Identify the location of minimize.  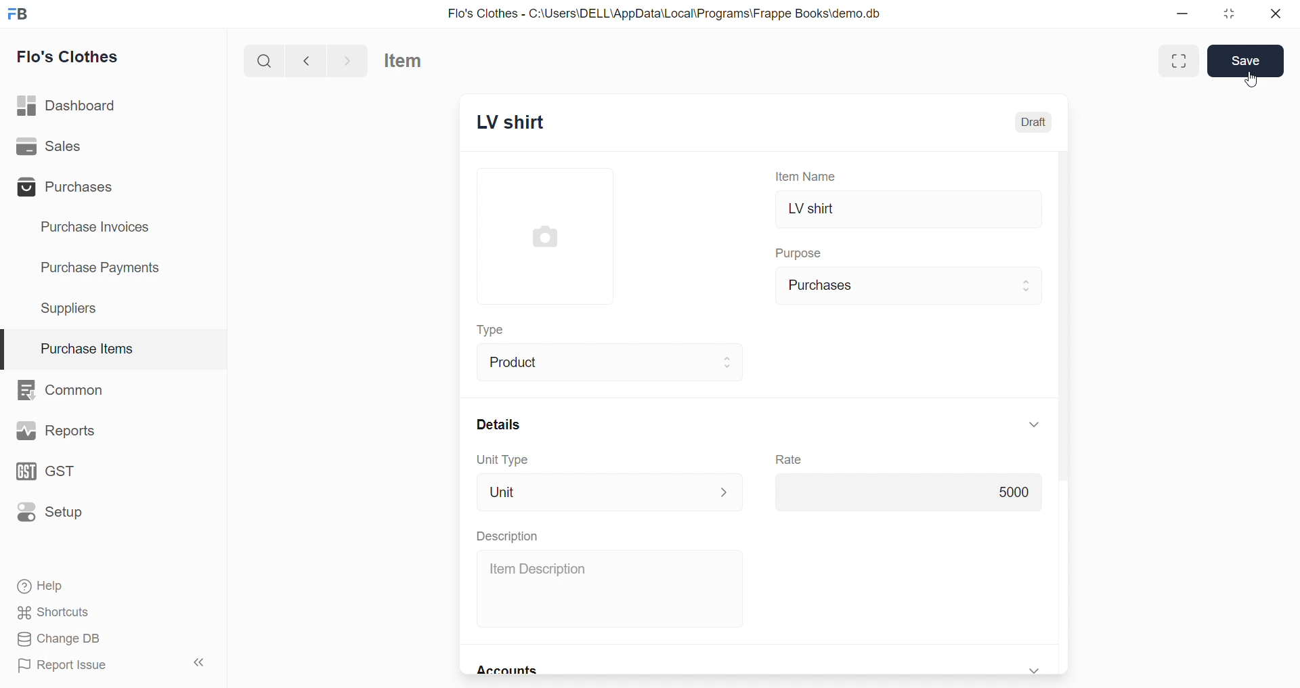
(1188, 14).